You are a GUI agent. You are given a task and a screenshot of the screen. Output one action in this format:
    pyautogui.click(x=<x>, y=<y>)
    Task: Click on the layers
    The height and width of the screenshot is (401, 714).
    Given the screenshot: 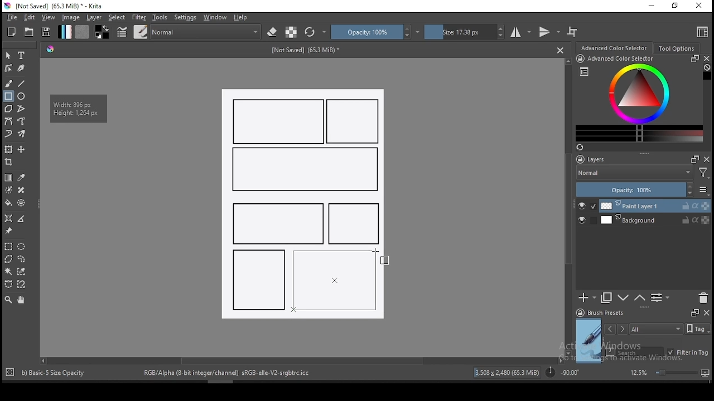 What is the action you would take?
    pyautogui.click(x=594, y=160)
    